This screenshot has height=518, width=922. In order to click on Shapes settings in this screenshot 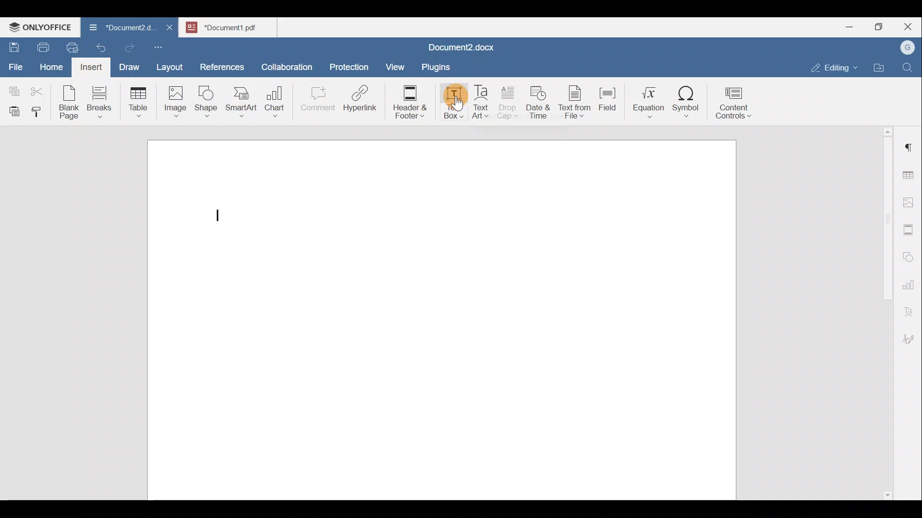, I will do `click(910, 256)`.